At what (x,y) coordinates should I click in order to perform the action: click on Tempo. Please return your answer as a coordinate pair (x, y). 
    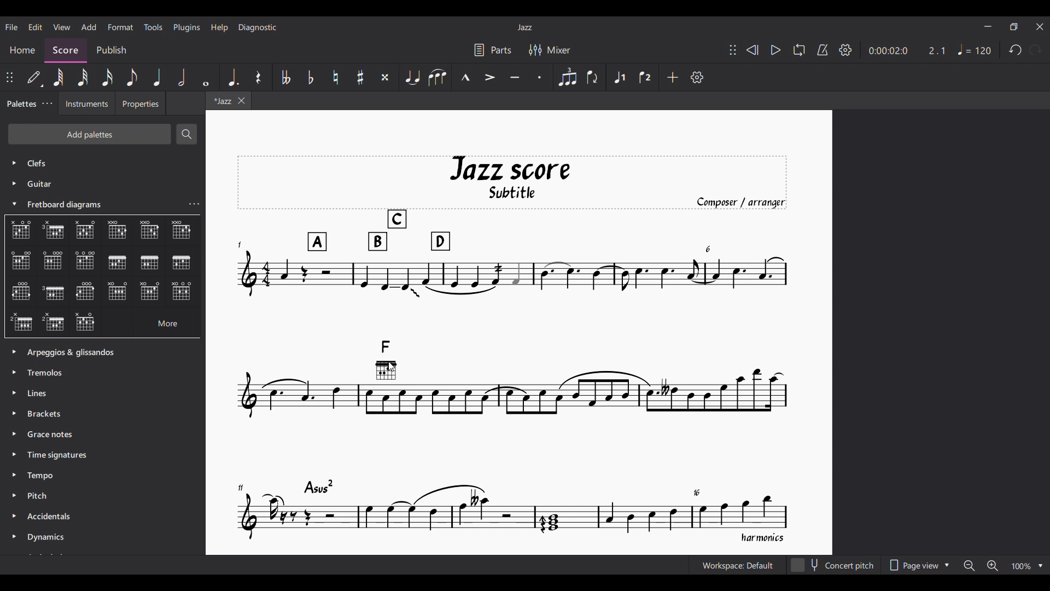
    Looking at the image, I should click on (975, 49).